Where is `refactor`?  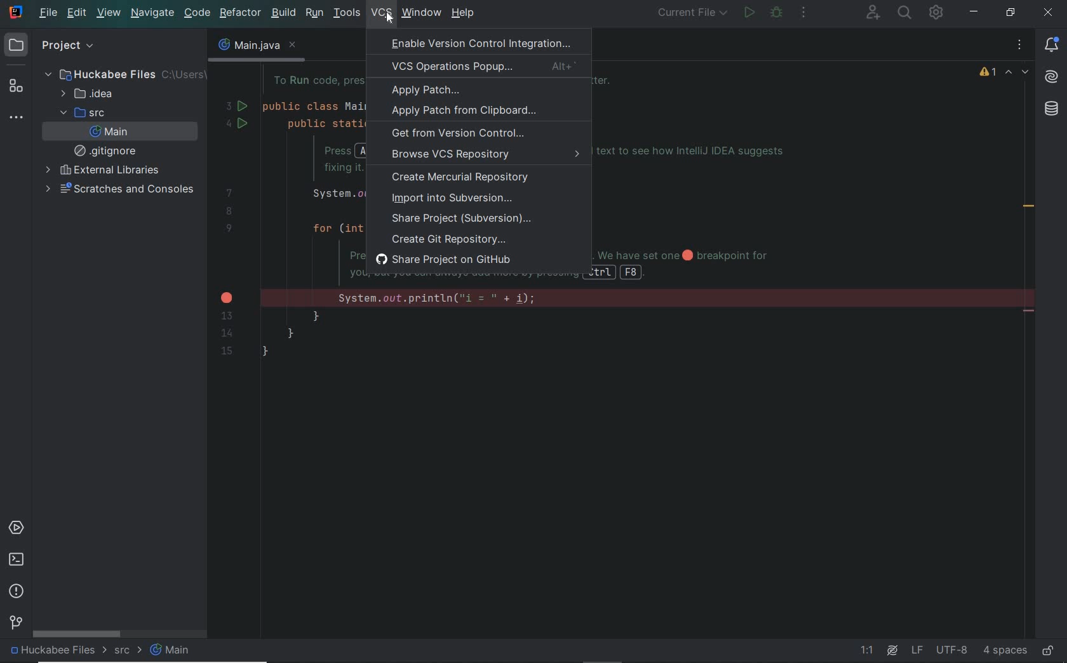 refactor is located at coordinates (241, 14).